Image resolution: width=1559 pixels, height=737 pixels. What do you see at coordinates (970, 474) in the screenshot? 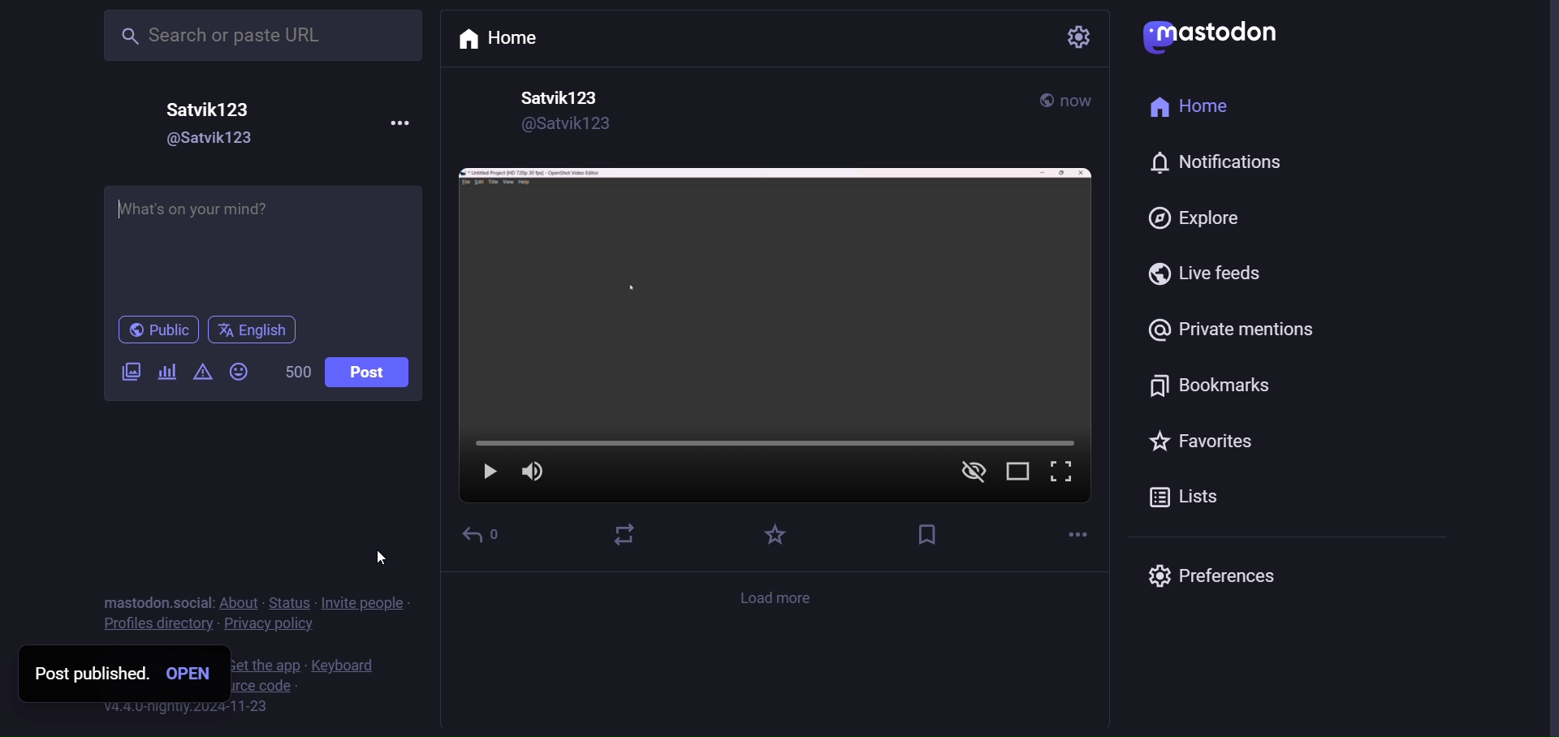
I see `hide` at bounding box center [970, 474].